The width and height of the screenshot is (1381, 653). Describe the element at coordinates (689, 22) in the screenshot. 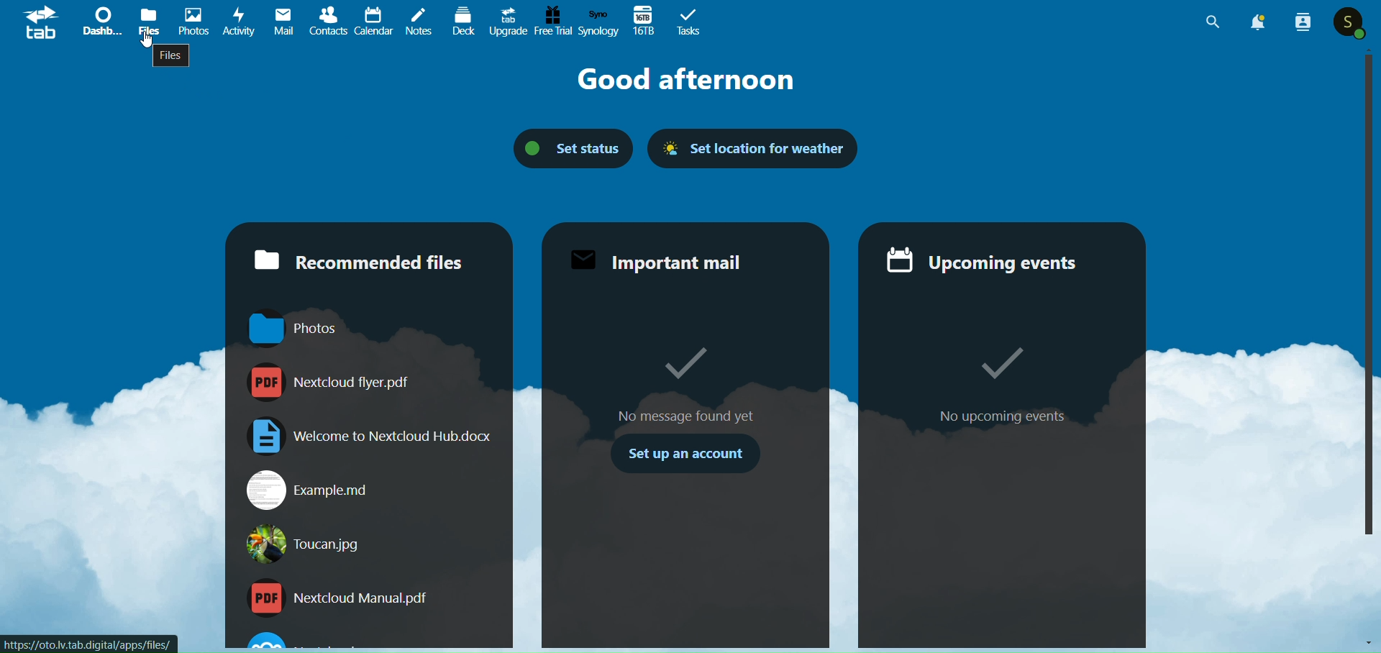

I see `task` at that location.